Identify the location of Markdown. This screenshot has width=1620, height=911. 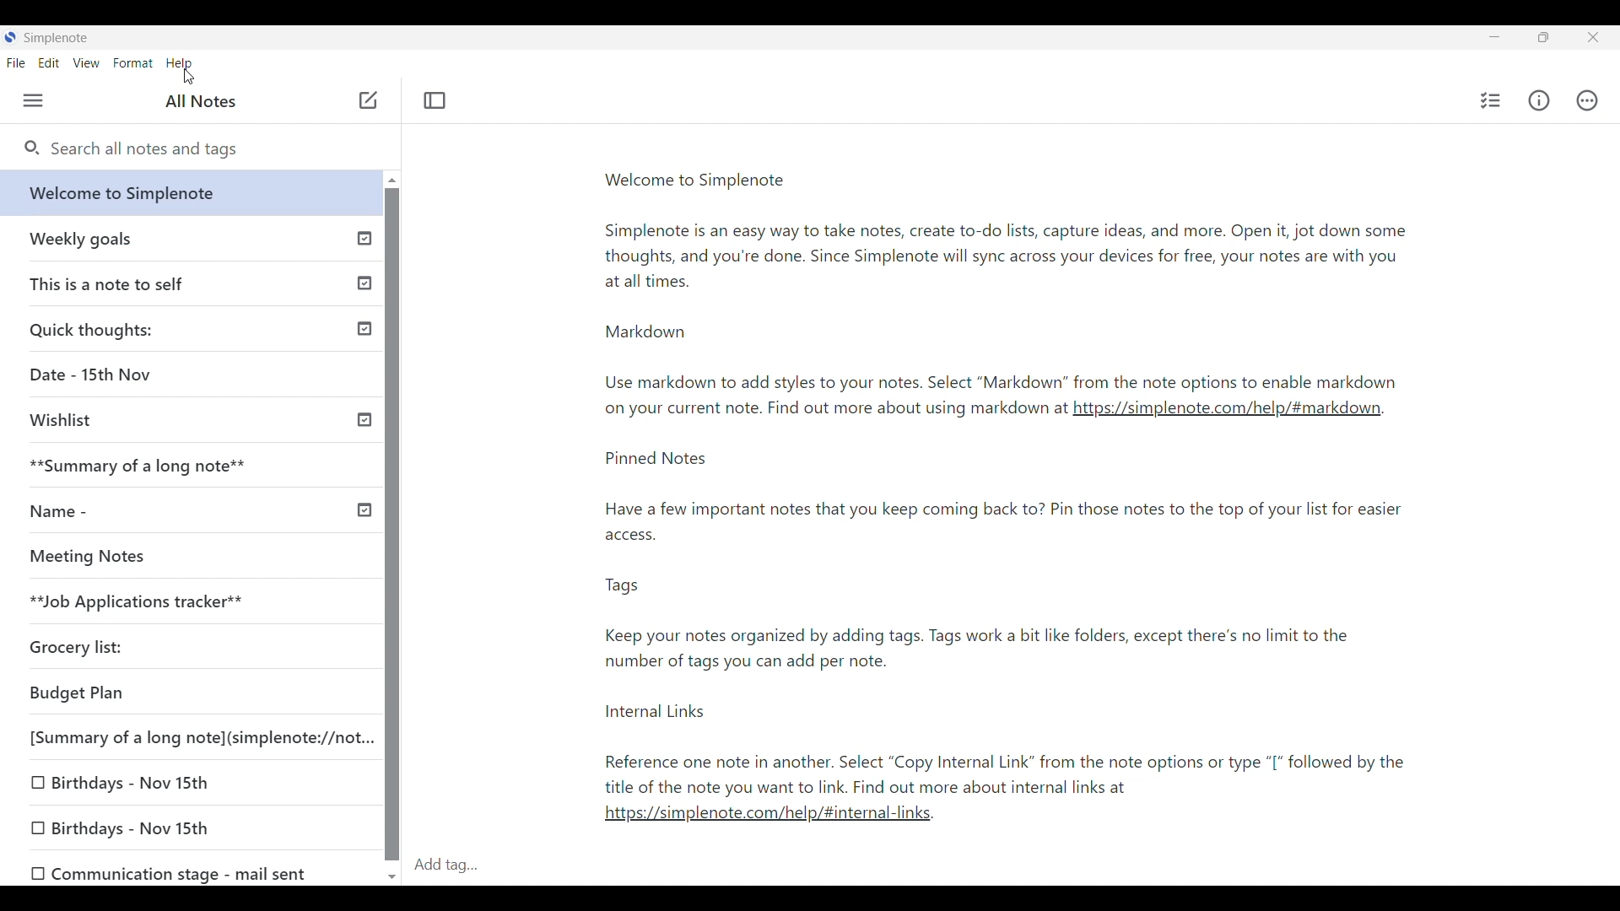
(643, 332).